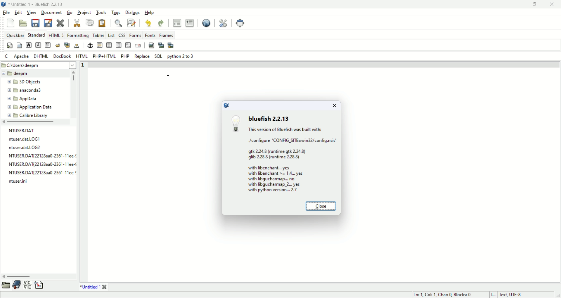 Image resolution: width=561 pixels, height=298 pixels. Describe the element at coordinates (189, 22) in the screenshot. I see `indent` at that location.